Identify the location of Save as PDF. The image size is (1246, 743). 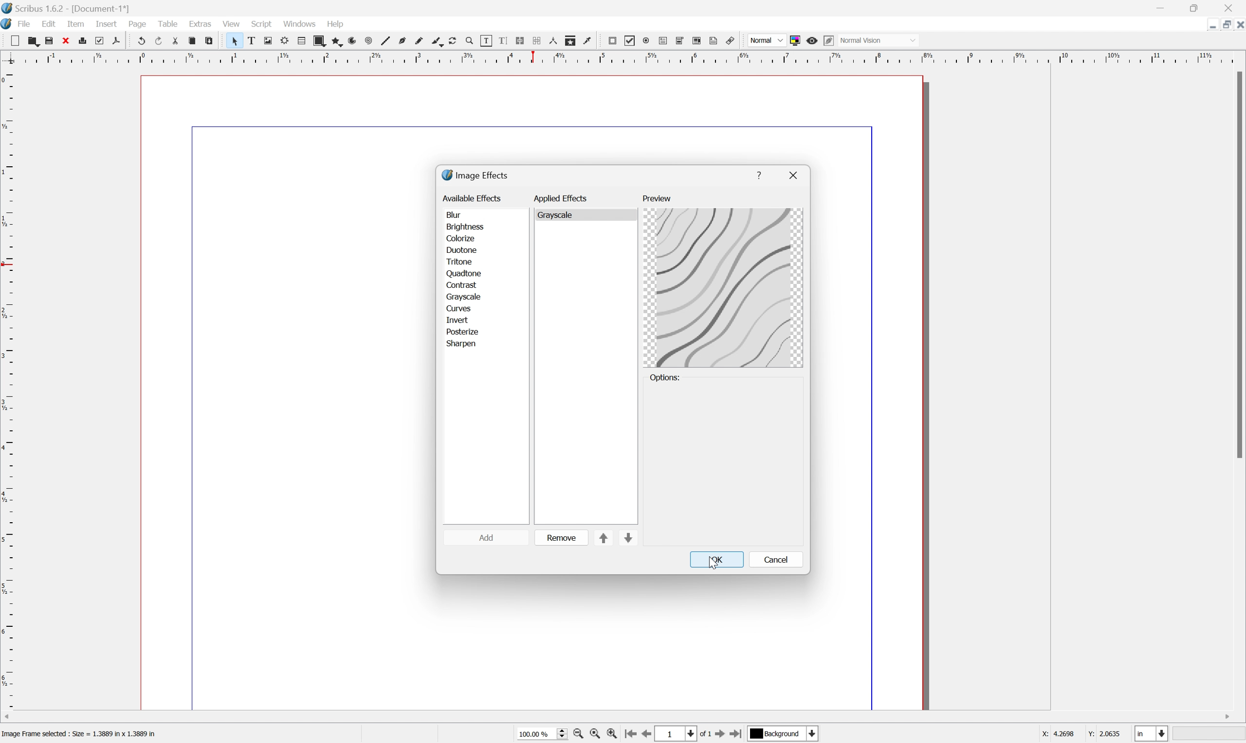
(121, 41).